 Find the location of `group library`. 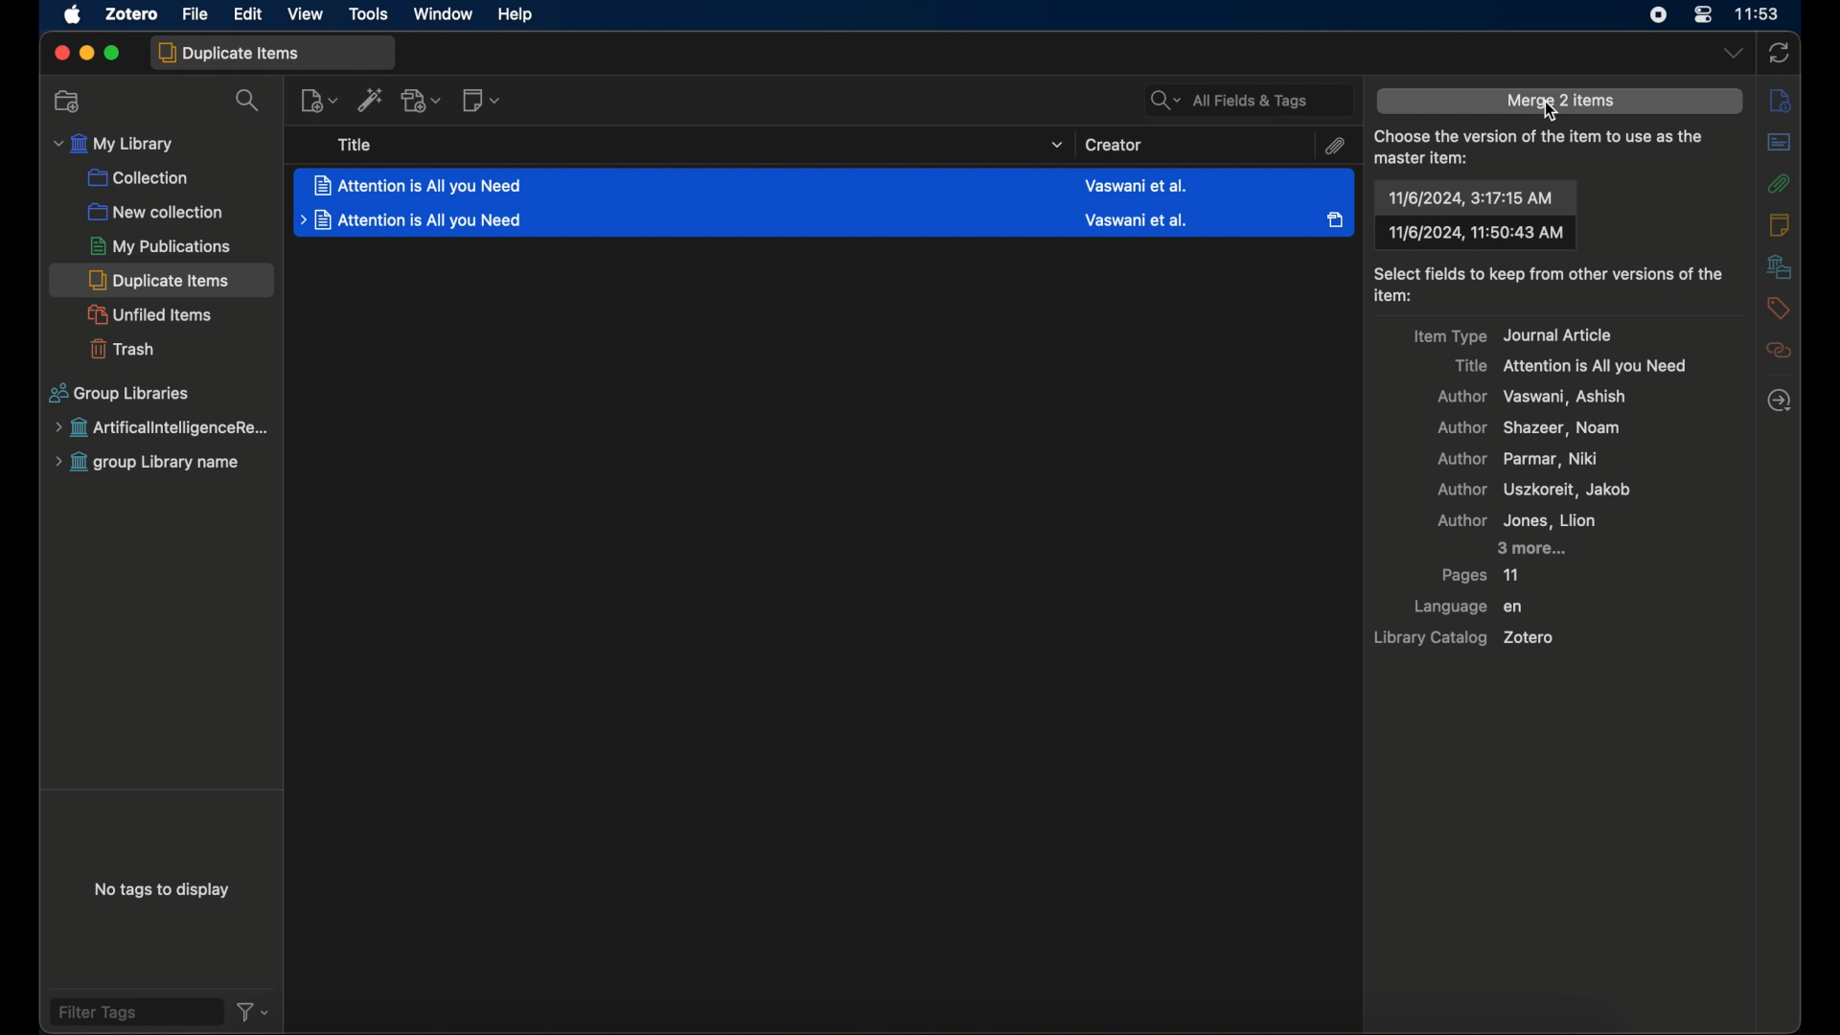

group library is located at coordinates (155, 463).